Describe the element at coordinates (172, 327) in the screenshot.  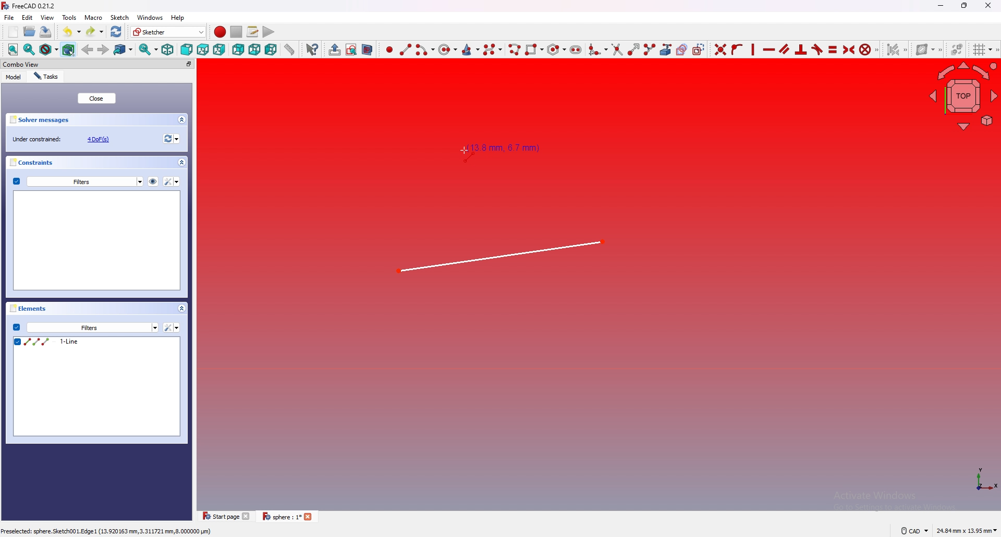
I see `Filter` at that location.